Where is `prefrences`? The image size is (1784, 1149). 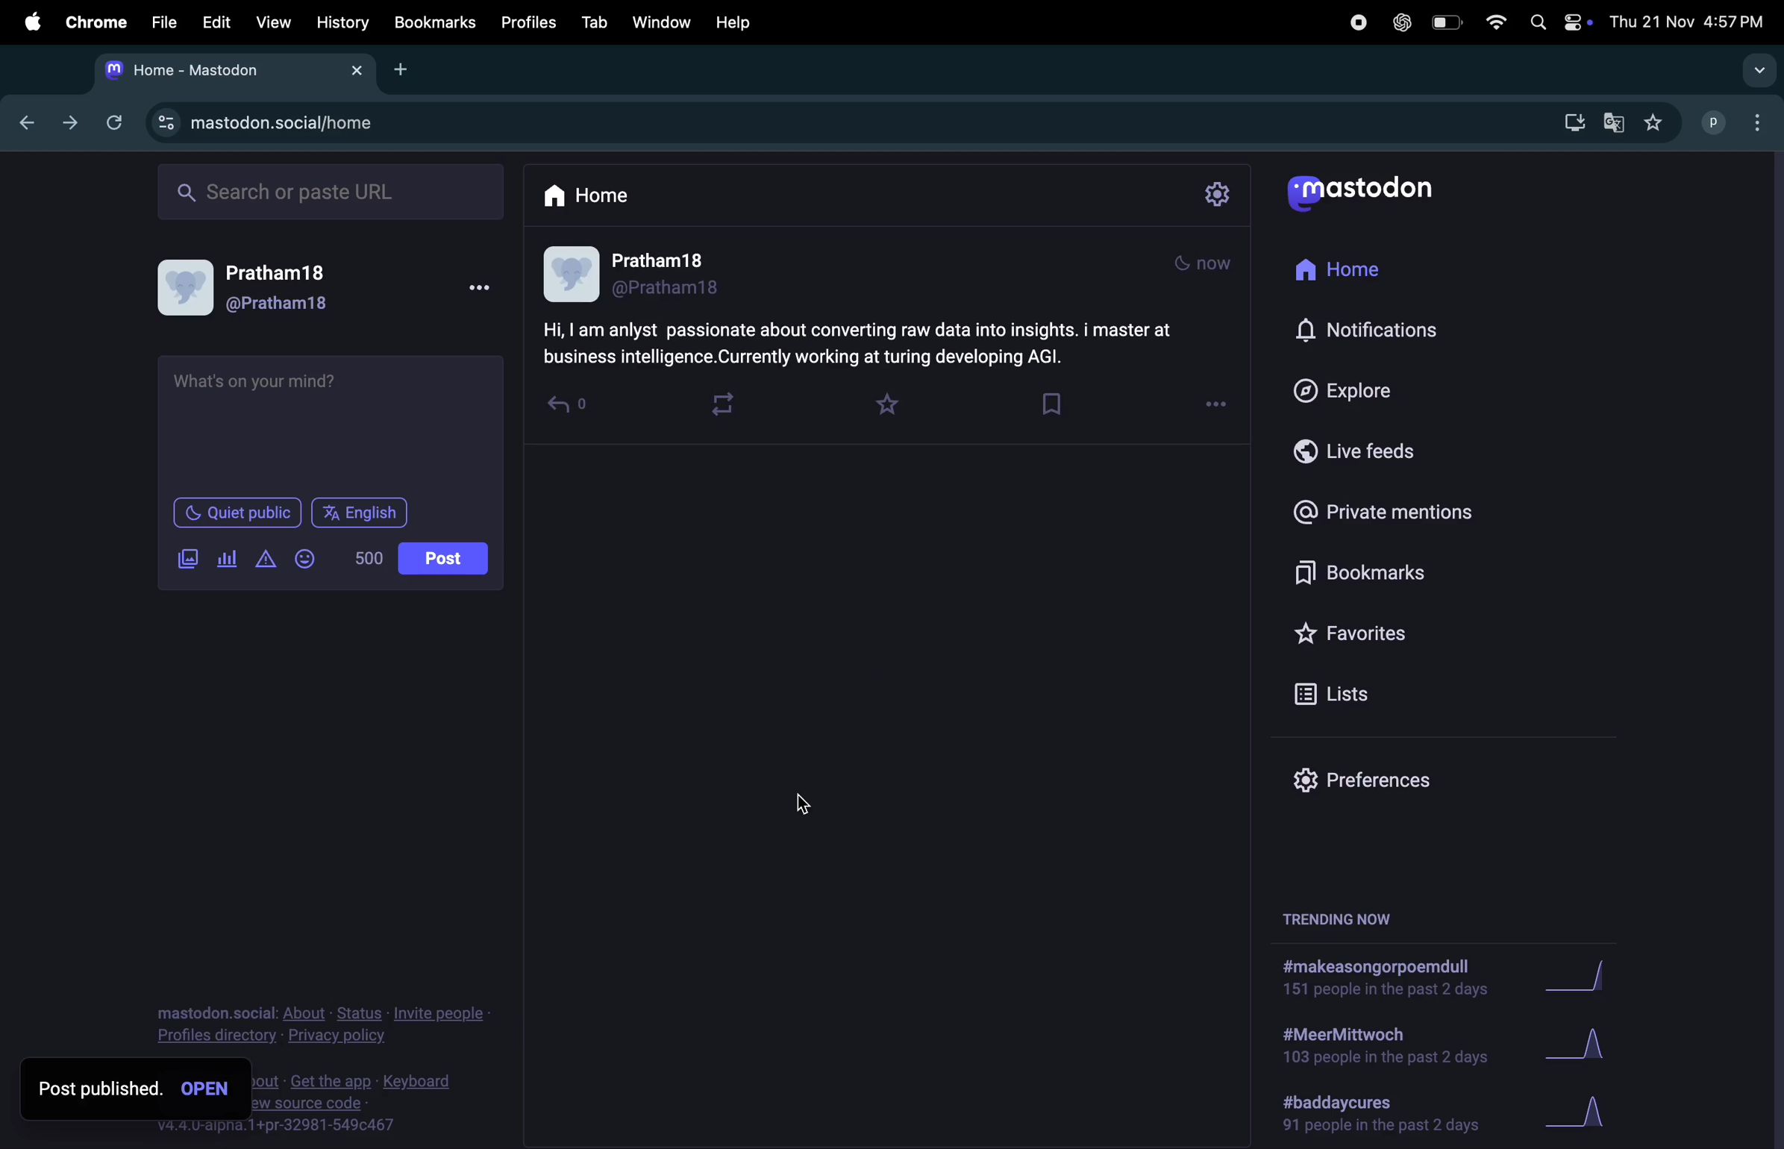
prefrences is located at coordinates (1374, 777).